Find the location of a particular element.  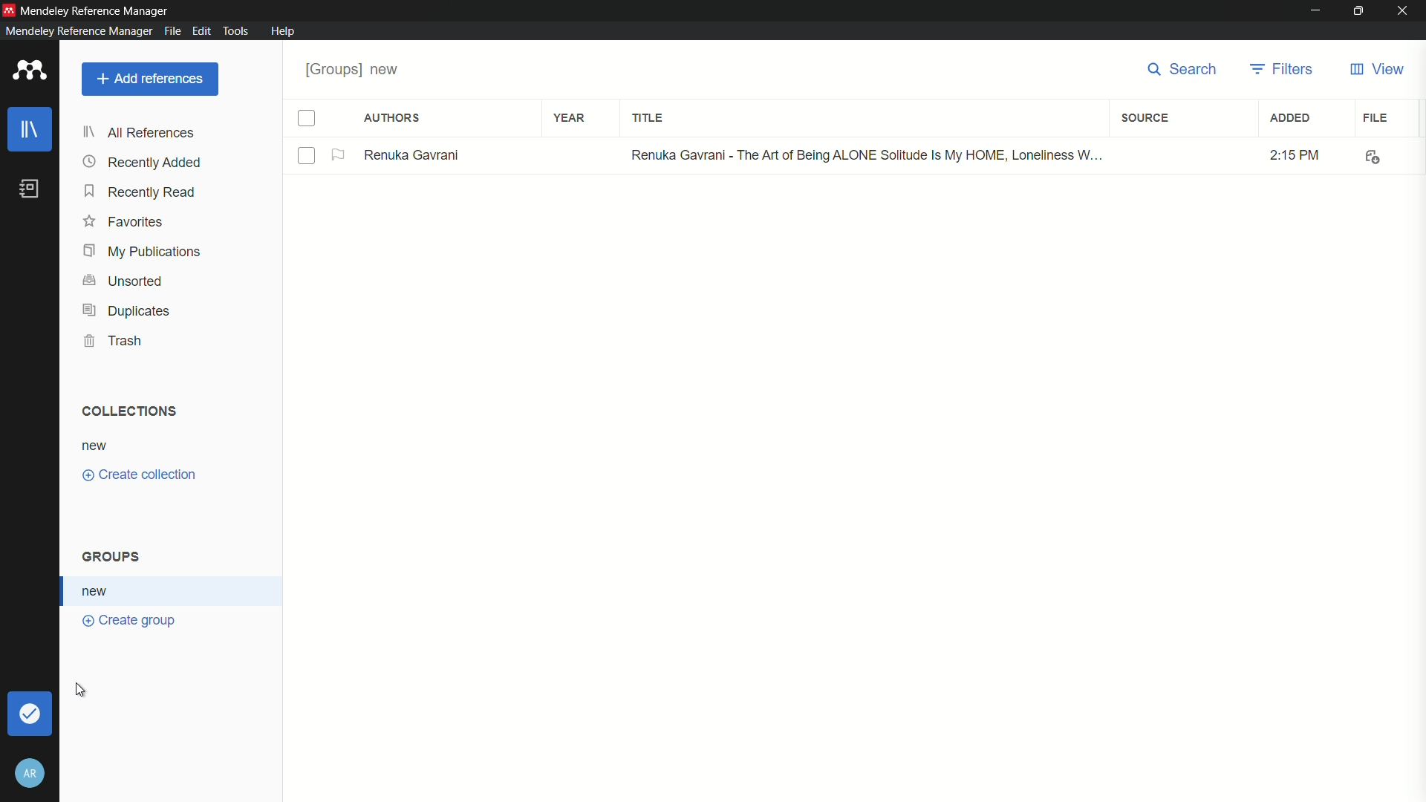

help menu is located at coordinates (284, 32).